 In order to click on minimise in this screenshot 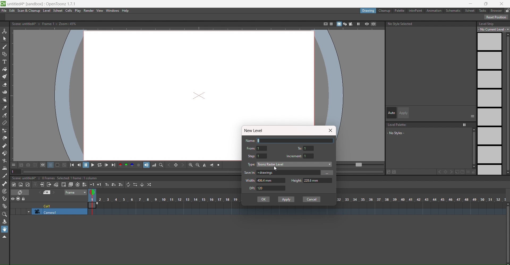, I will do `click(471, 4)`.